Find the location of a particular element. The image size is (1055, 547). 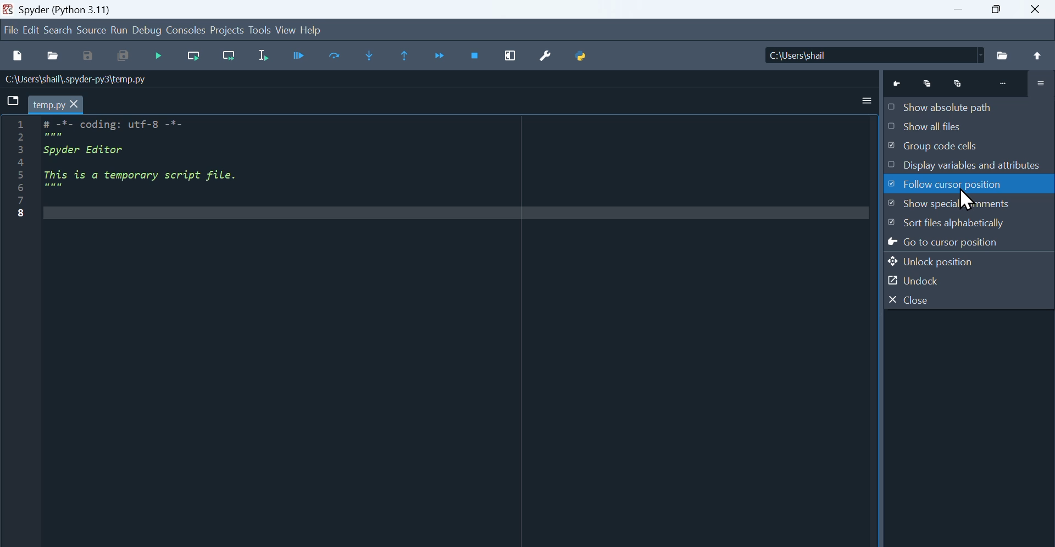

Show special comments is located at coordinates (964, 205).